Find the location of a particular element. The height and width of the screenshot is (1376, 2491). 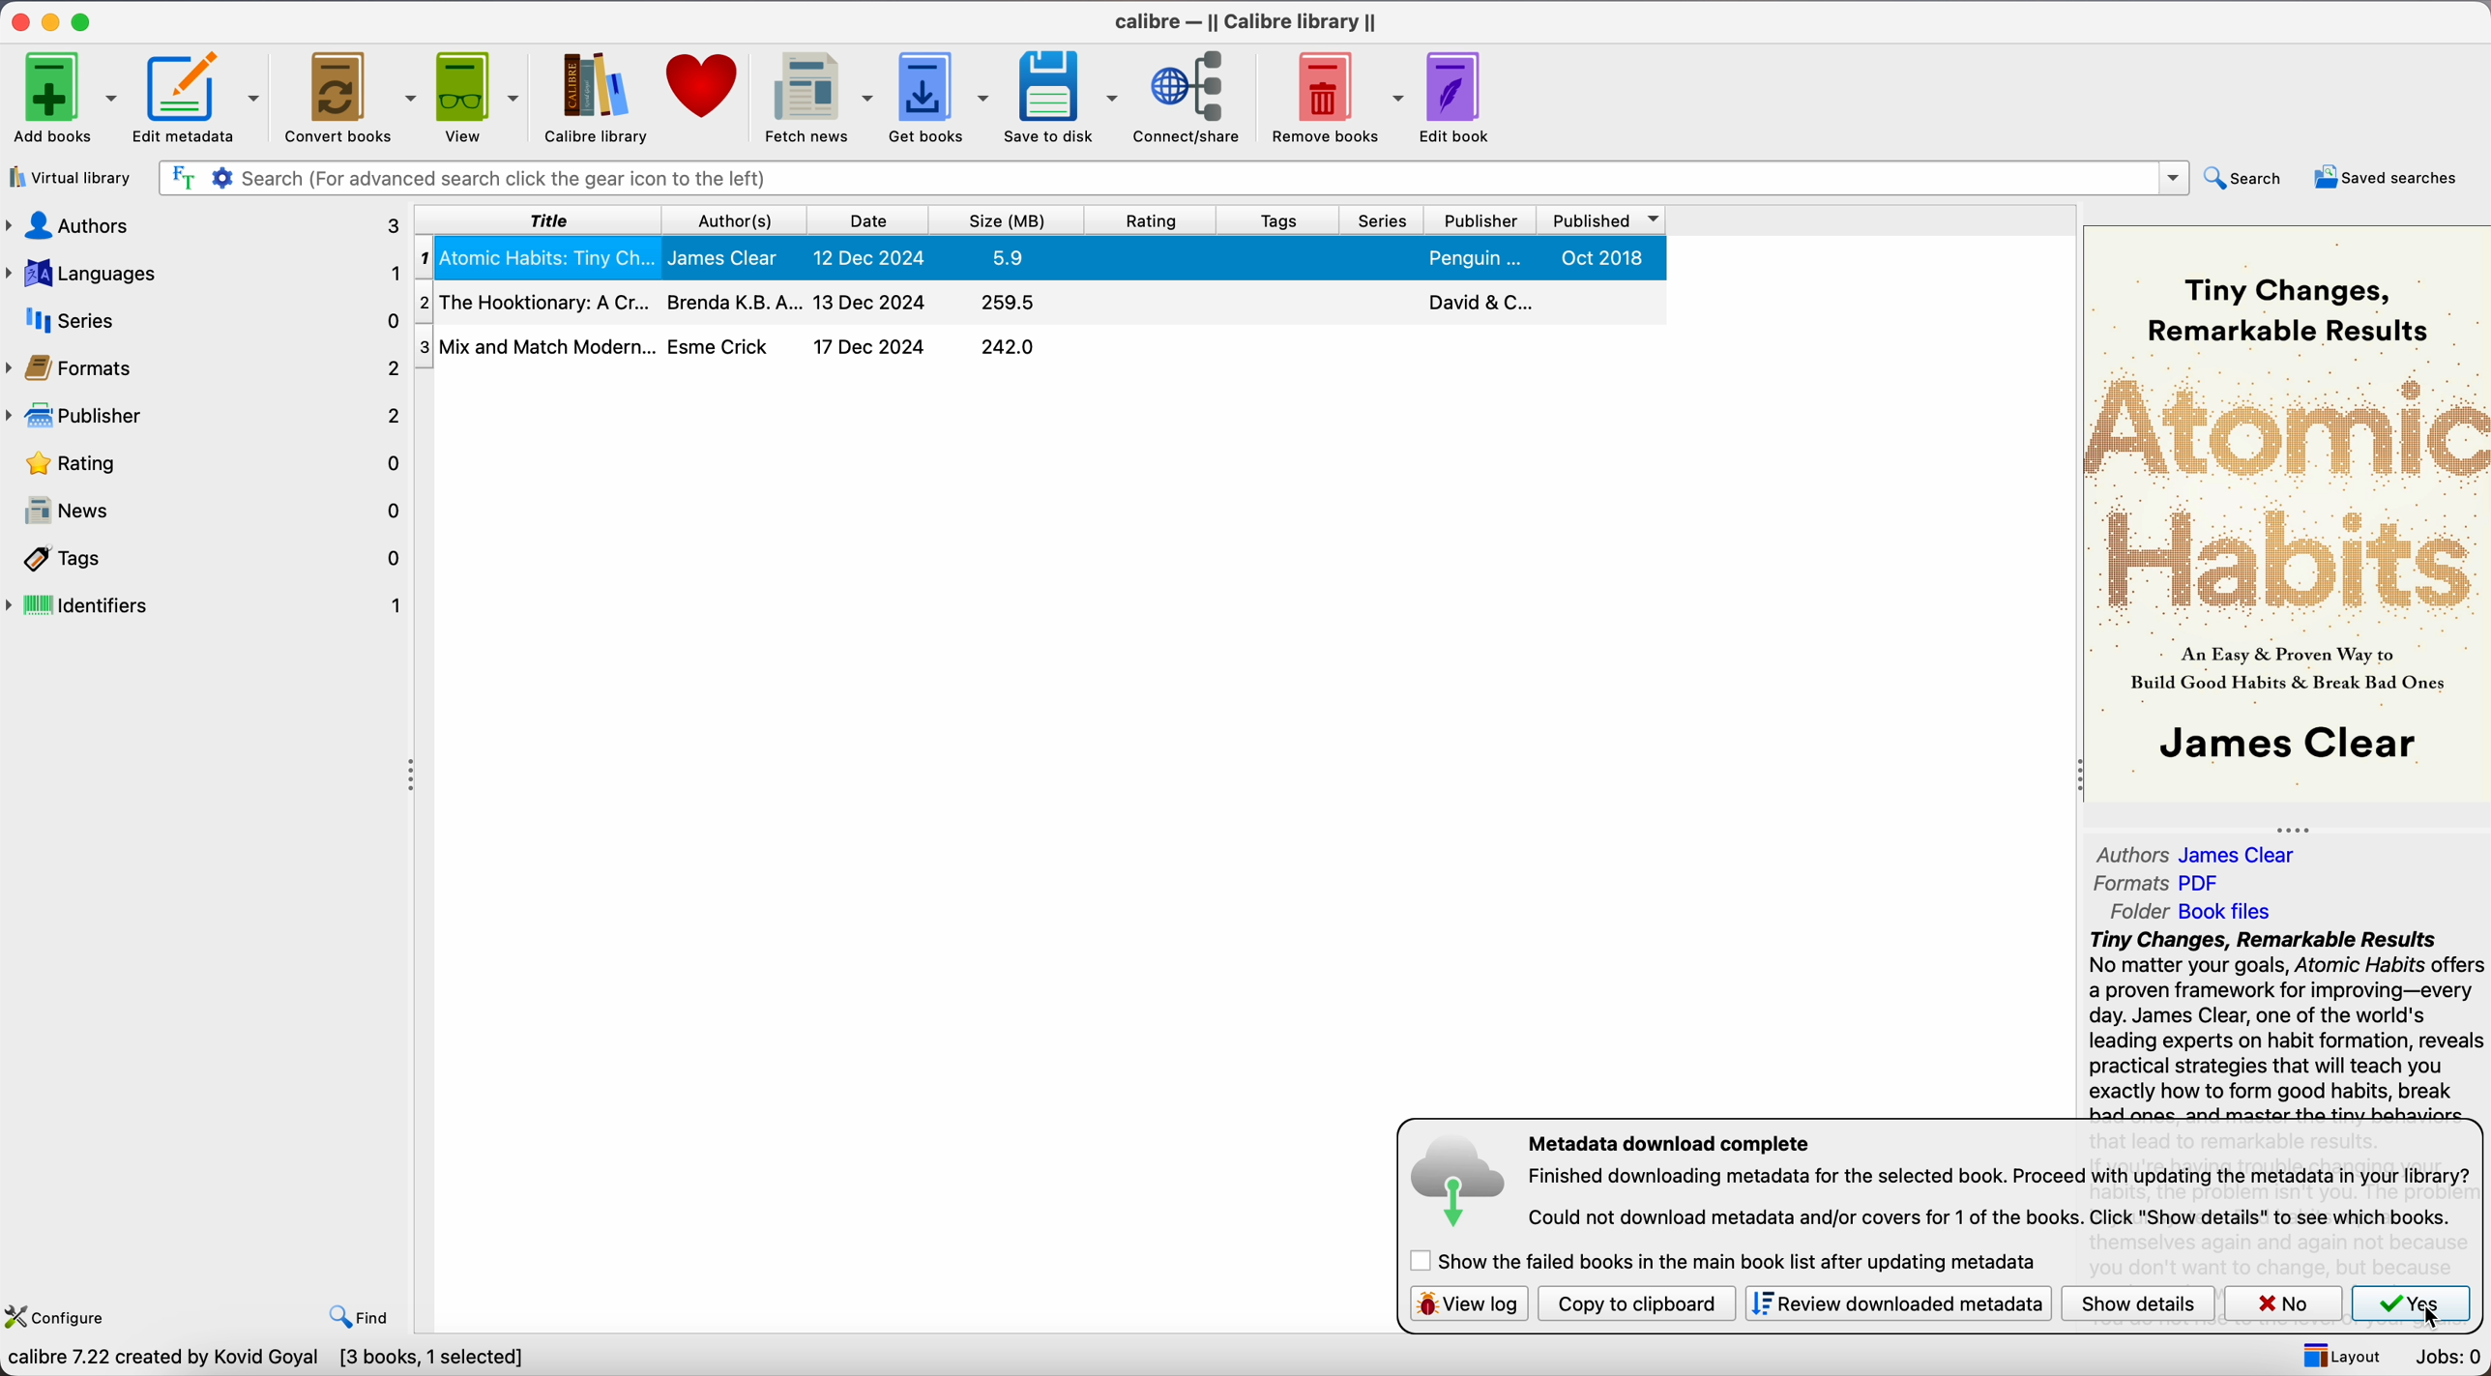

icon is located at coordinates (1461, 1186).